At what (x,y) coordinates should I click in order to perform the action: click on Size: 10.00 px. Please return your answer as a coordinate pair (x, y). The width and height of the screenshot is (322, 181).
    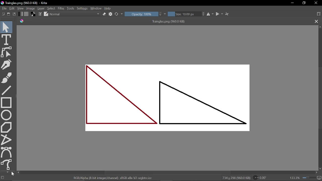
    Looking at the image, I should click on (186, 14).